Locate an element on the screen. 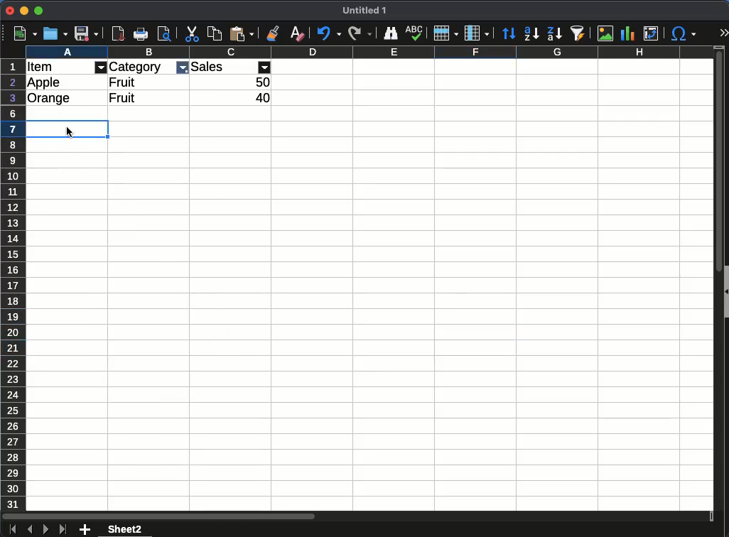  first sheet is located at coordinates (12, 530).